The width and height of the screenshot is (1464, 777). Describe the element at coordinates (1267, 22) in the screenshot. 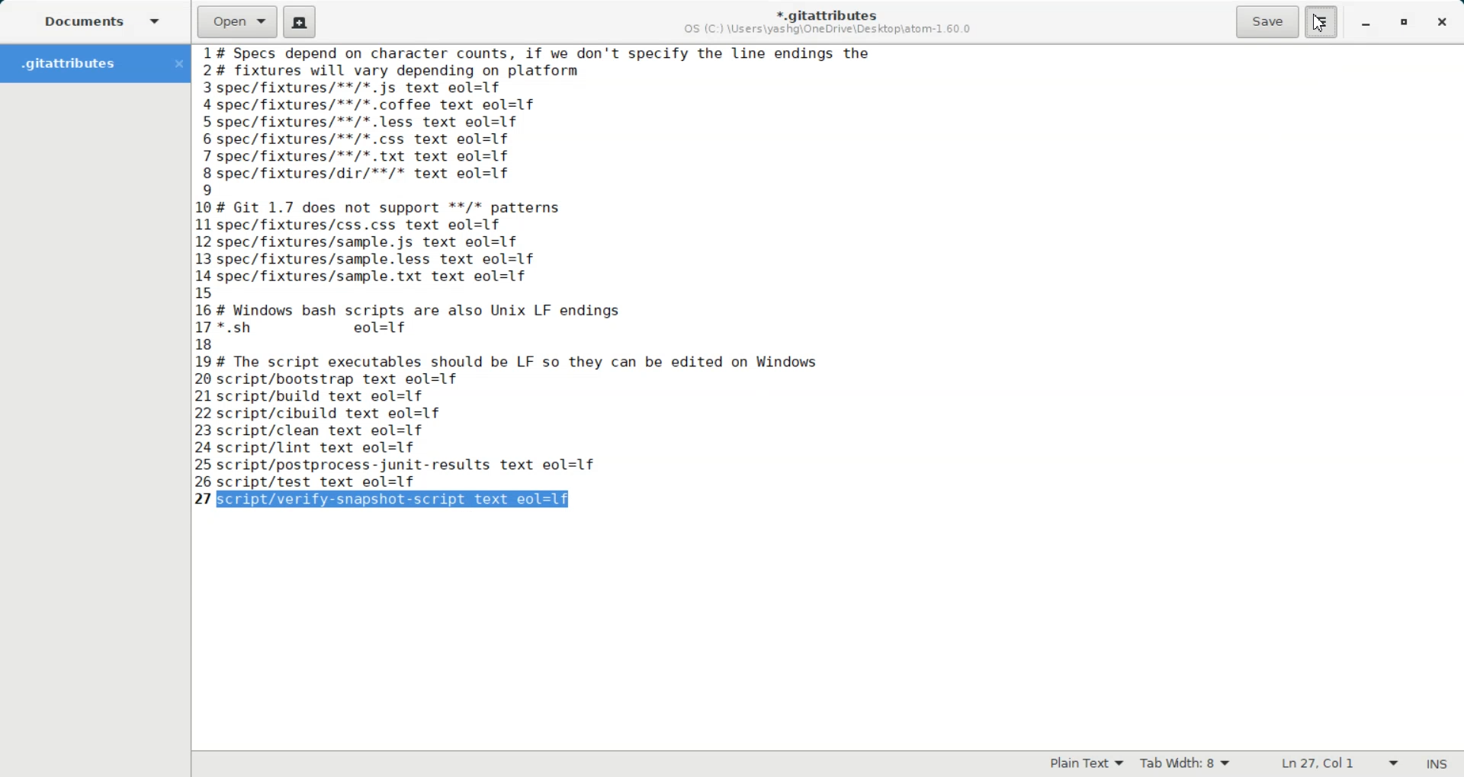

I see `Save` at that location.